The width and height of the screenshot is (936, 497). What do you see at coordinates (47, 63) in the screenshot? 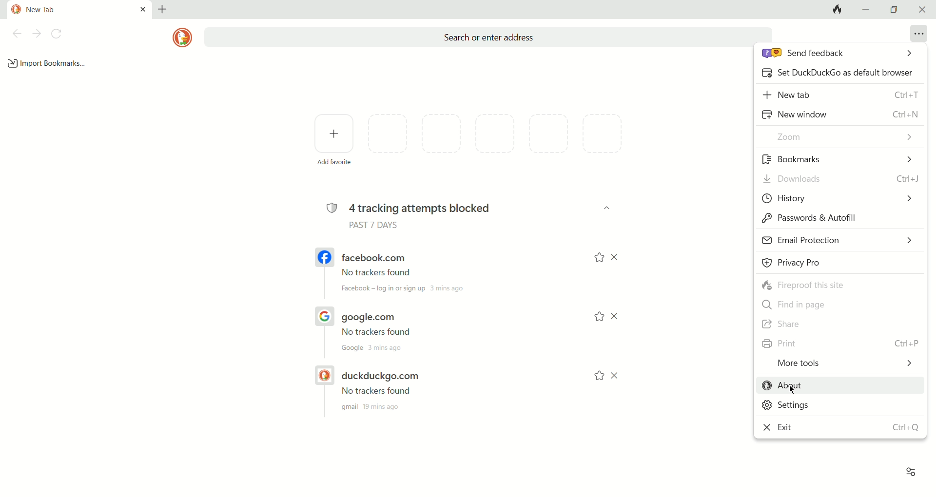
I see `import bookmarks` at bounding box center [47, 63].